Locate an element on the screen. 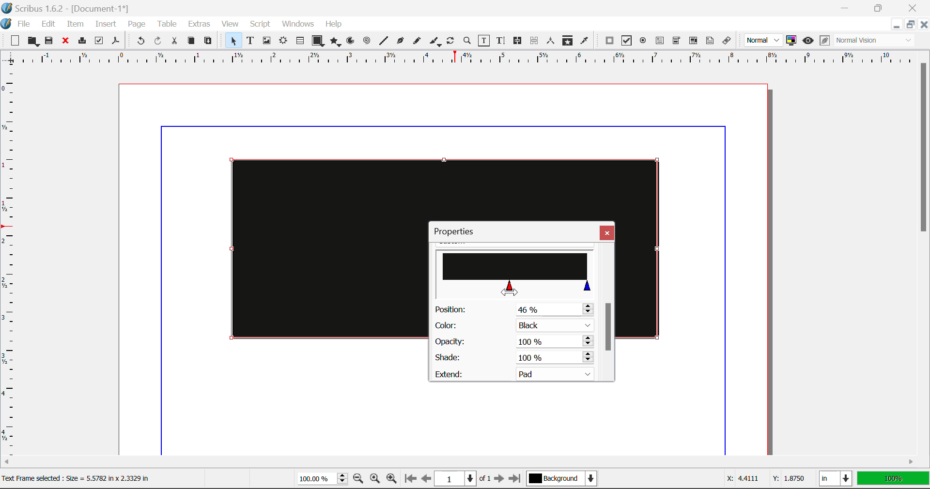 The width and height of the screenshot is (930, 489). Edit Contents of Frame is located at coordinates (484, 42).